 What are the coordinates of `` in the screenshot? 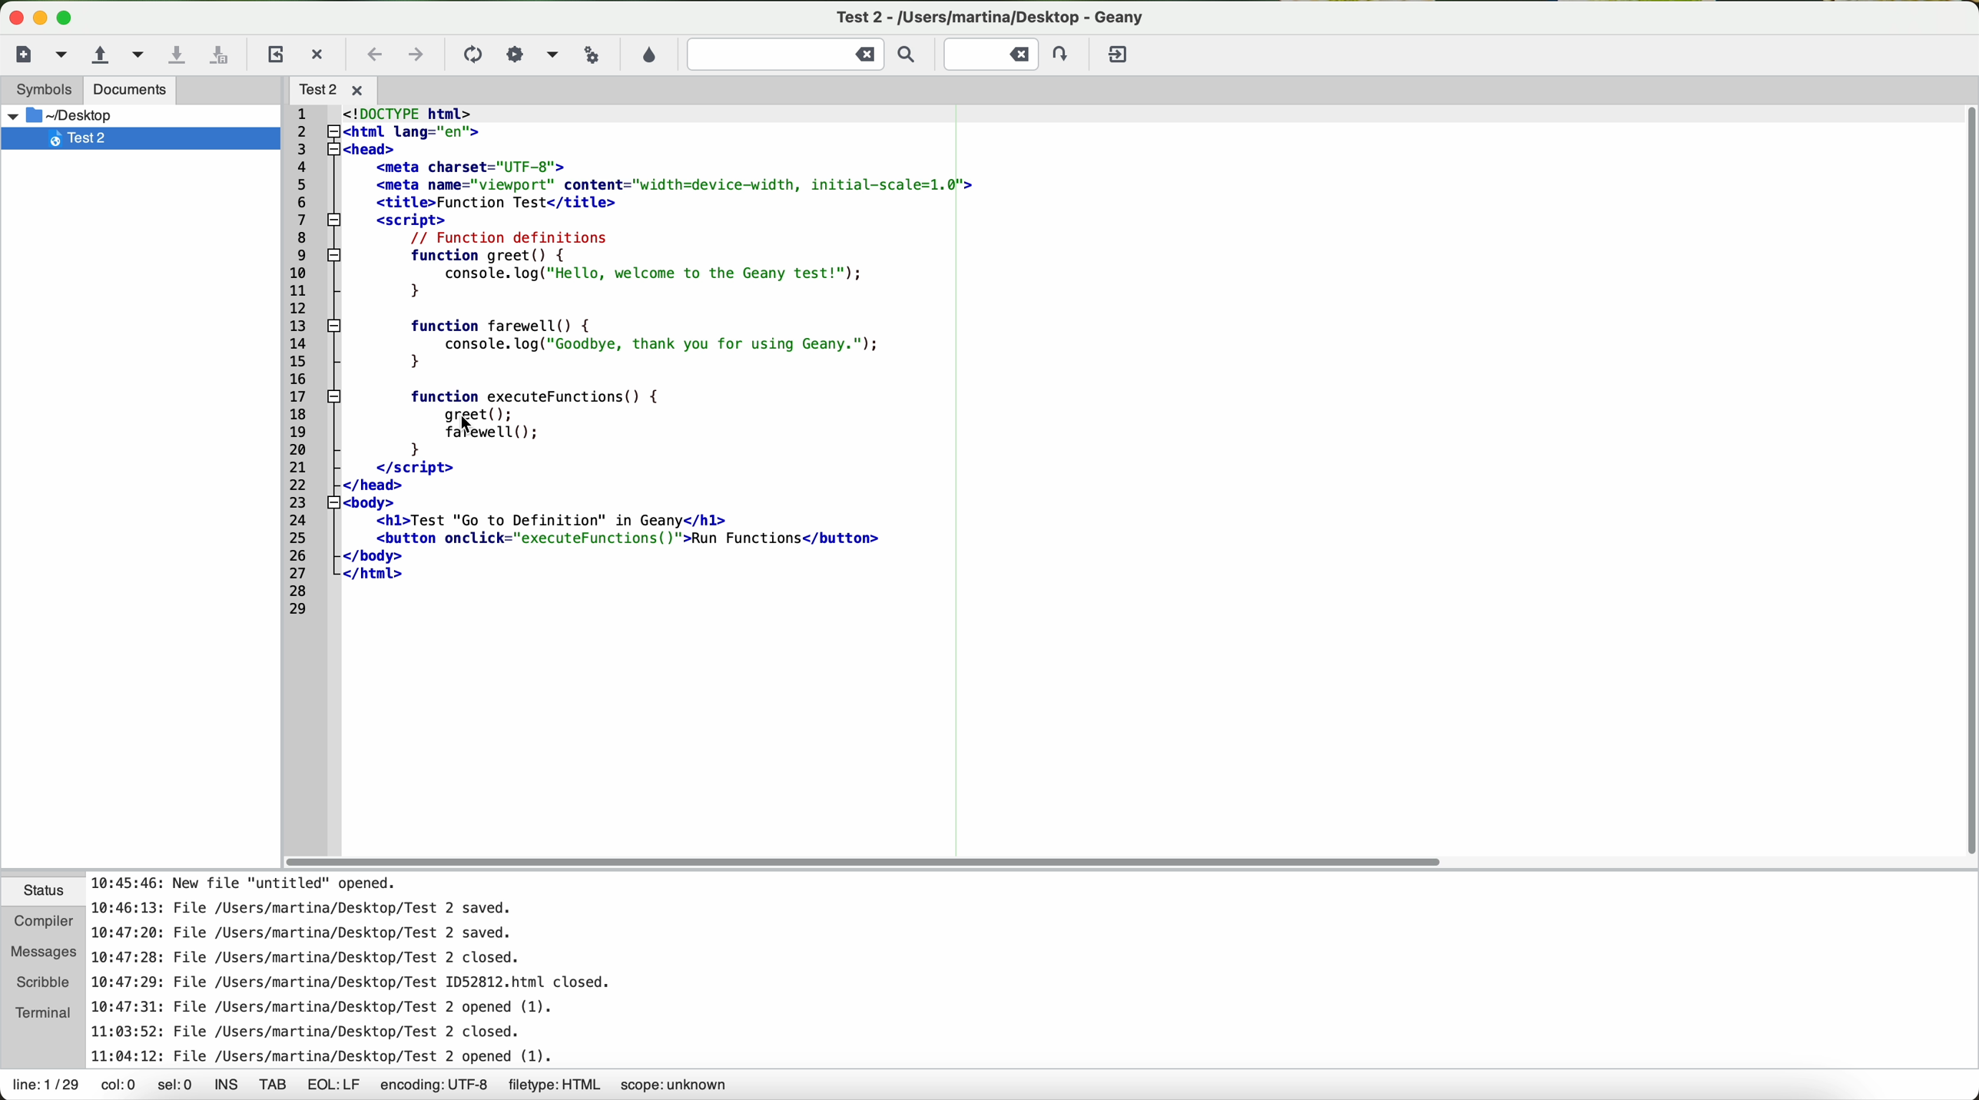 It's located at (340, 88).